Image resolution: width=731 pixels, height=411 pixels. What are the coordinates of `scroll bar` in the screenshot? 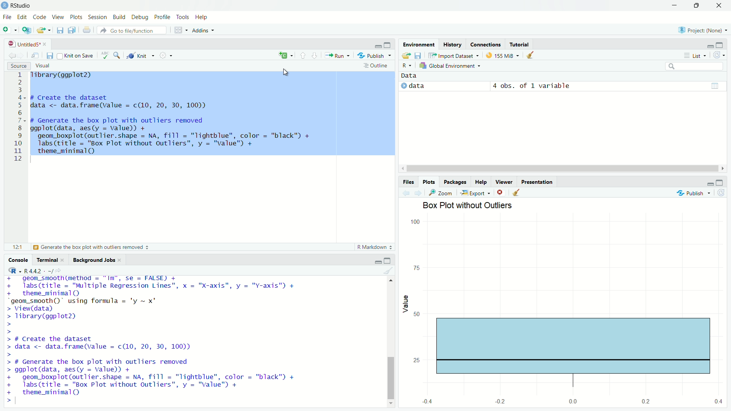 It's located at (390, 339).